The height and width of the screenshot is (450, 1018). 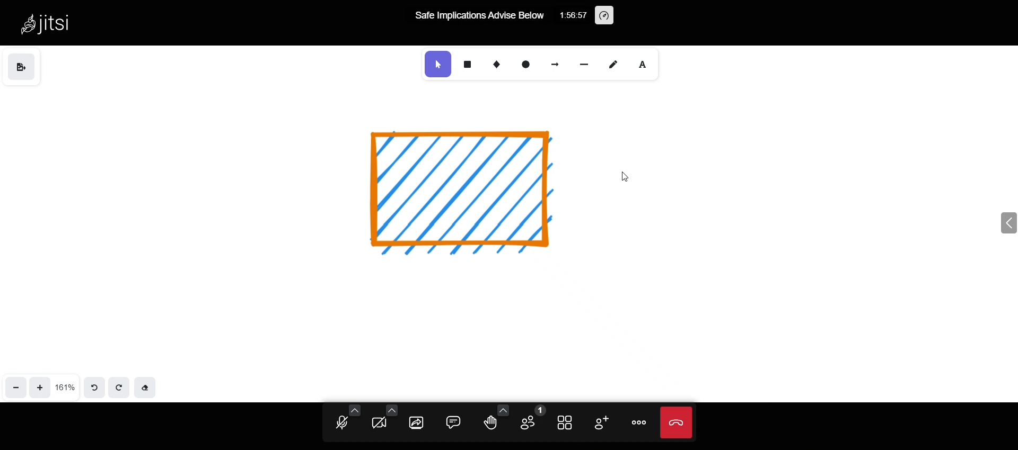 I want to click on zoom in, so click(x=37, y=388).